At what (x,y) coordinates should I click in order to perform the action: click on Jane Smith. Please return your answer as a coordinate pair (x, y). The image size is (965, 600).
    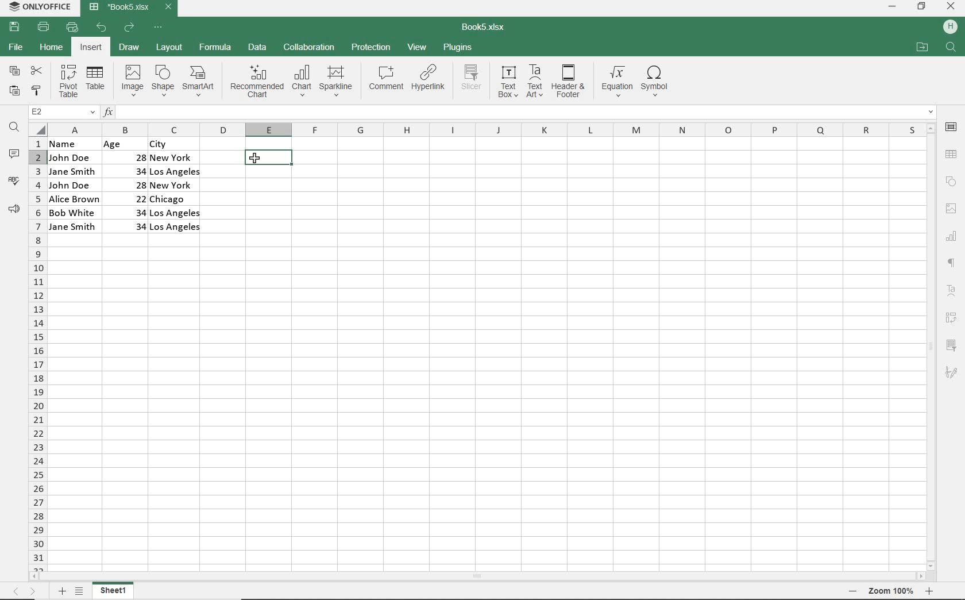
    Looking at the image, I should click on (71, 171).